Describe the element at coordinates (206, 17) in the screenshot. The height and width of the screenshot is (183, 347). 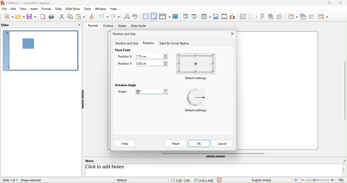
I see `table` at that location.